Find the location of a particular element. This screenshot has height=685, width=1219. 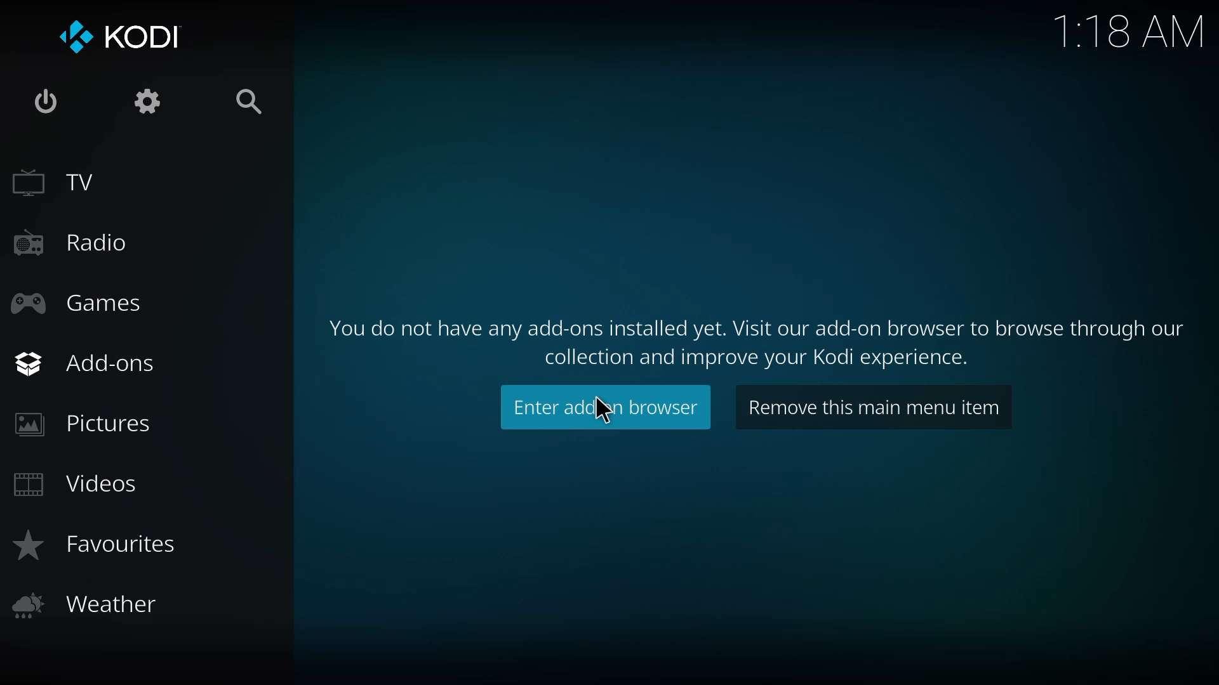

tv is located at coordinates (56, 182).